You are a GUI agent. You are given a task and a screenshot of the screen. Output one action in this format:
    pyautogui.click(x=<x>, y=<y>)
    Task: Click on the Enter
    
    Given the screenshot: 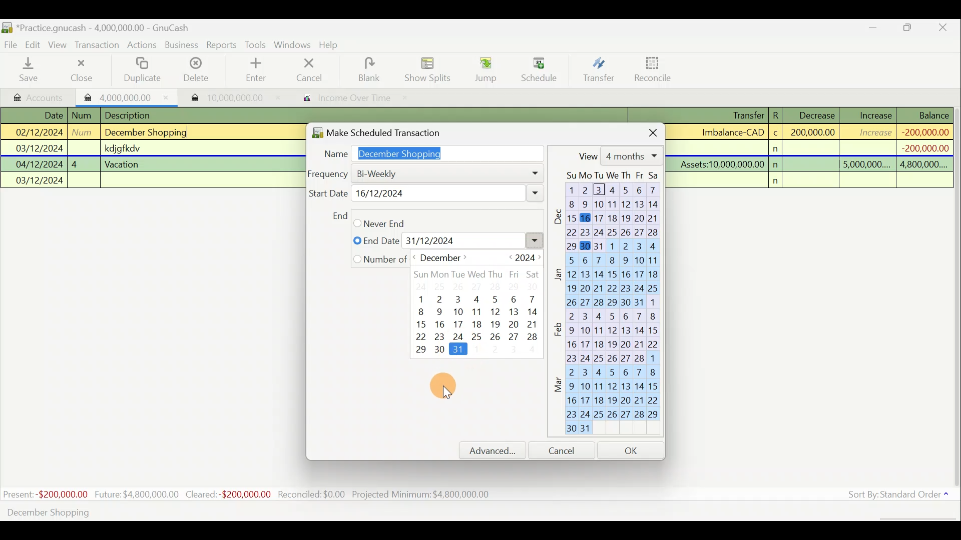 What is the action you would take?
    pyautogui.click(x=255, y=70)
    